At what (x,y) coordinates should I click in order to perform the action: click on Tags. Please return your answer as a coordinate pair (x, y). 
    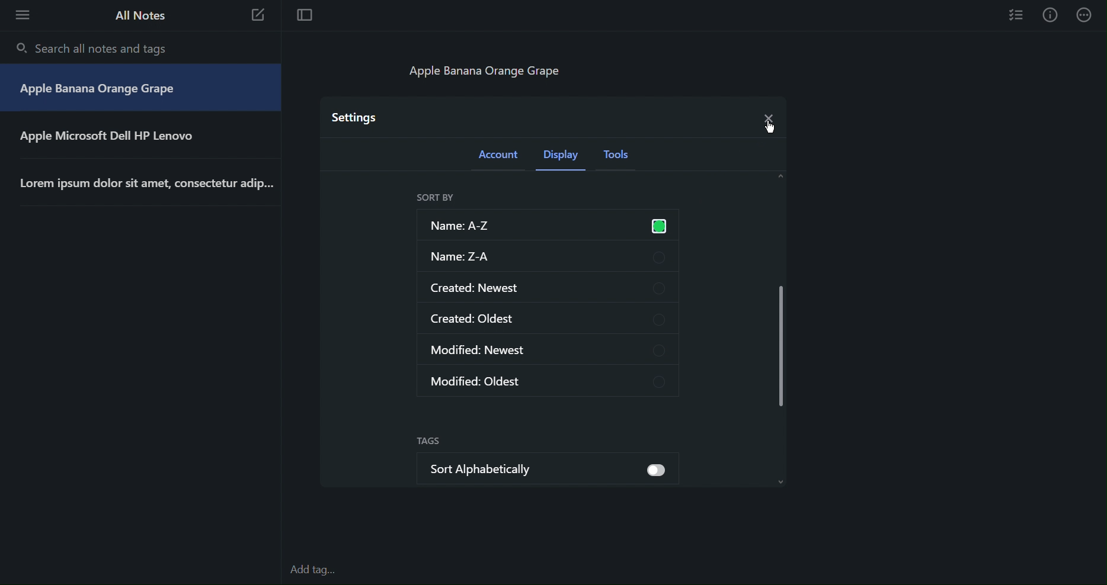
    Looking at the image, I should click on (428, 442).